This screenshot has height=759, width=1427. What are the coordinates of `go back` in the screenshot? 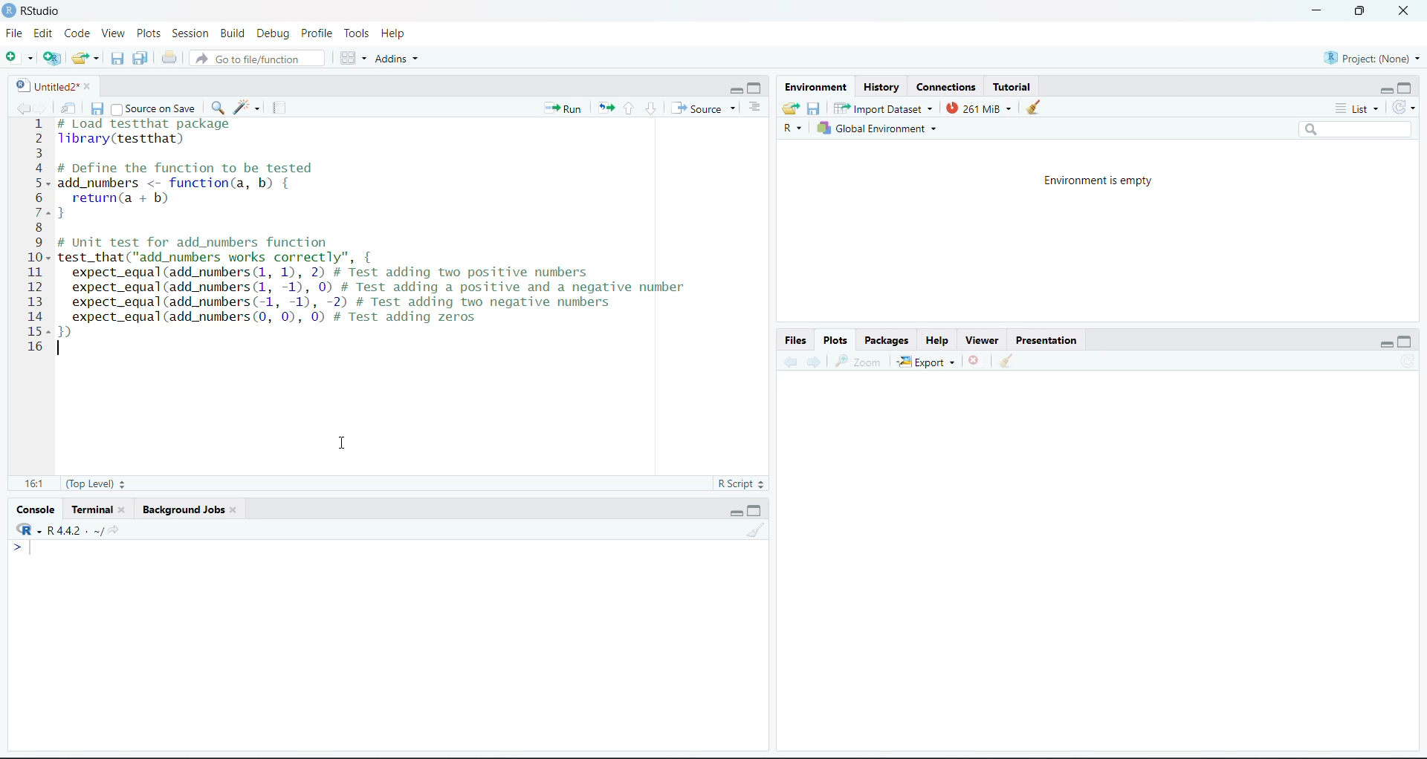 It's located at (22, 108).